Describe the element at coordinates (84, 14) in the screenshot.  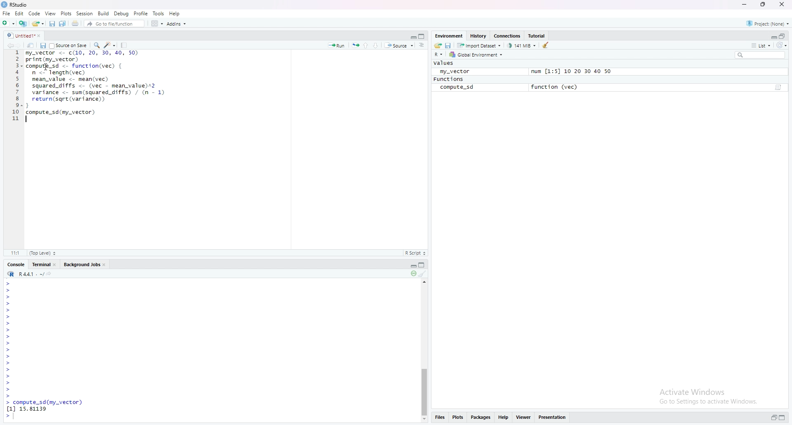
I see `Session` at that location.